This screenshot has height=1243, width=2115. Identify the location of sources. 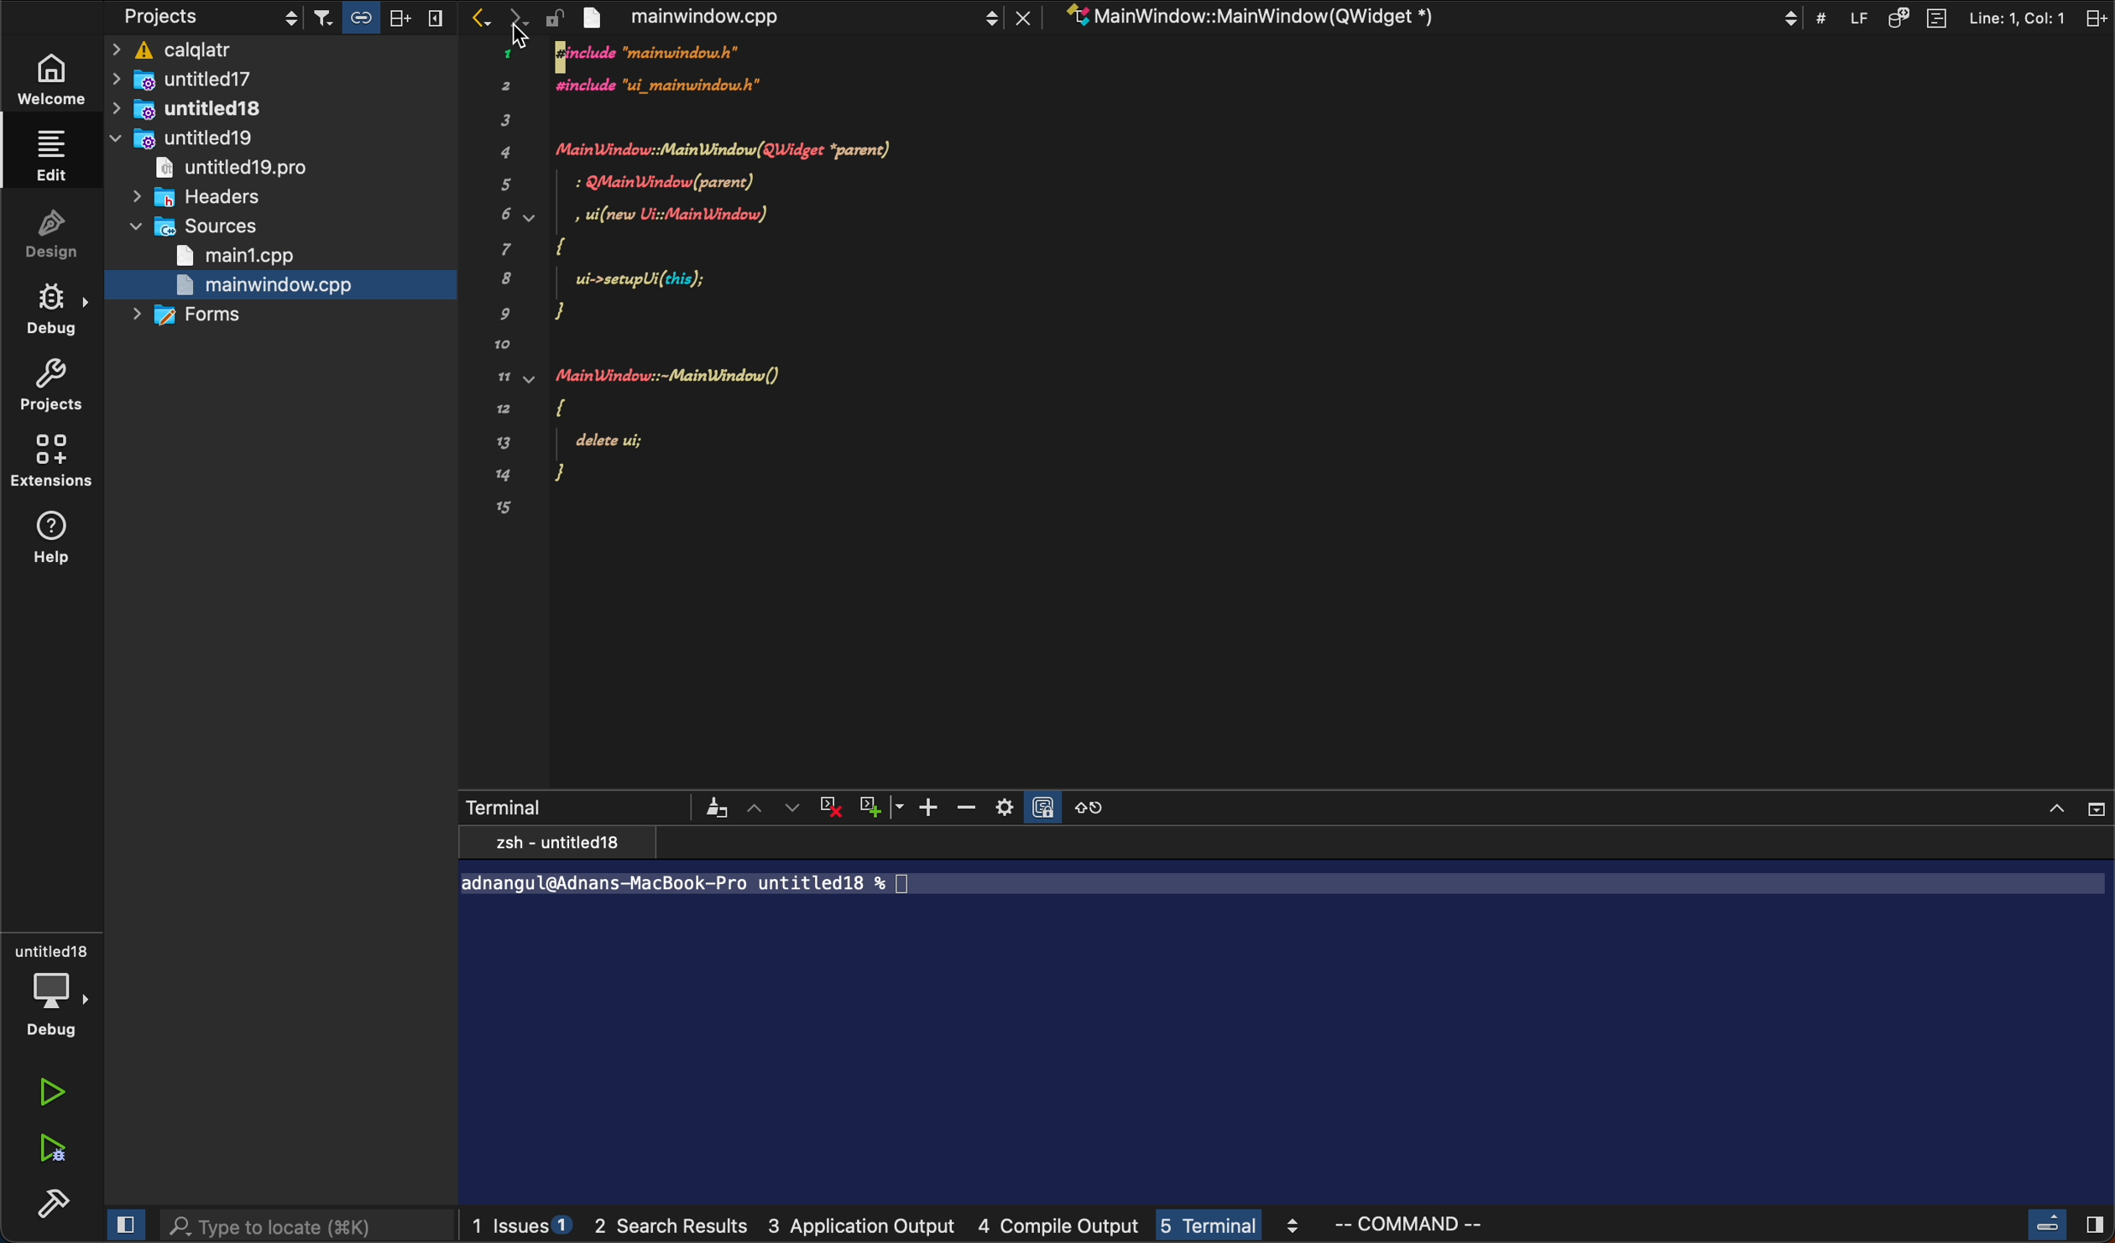
(196, 228).